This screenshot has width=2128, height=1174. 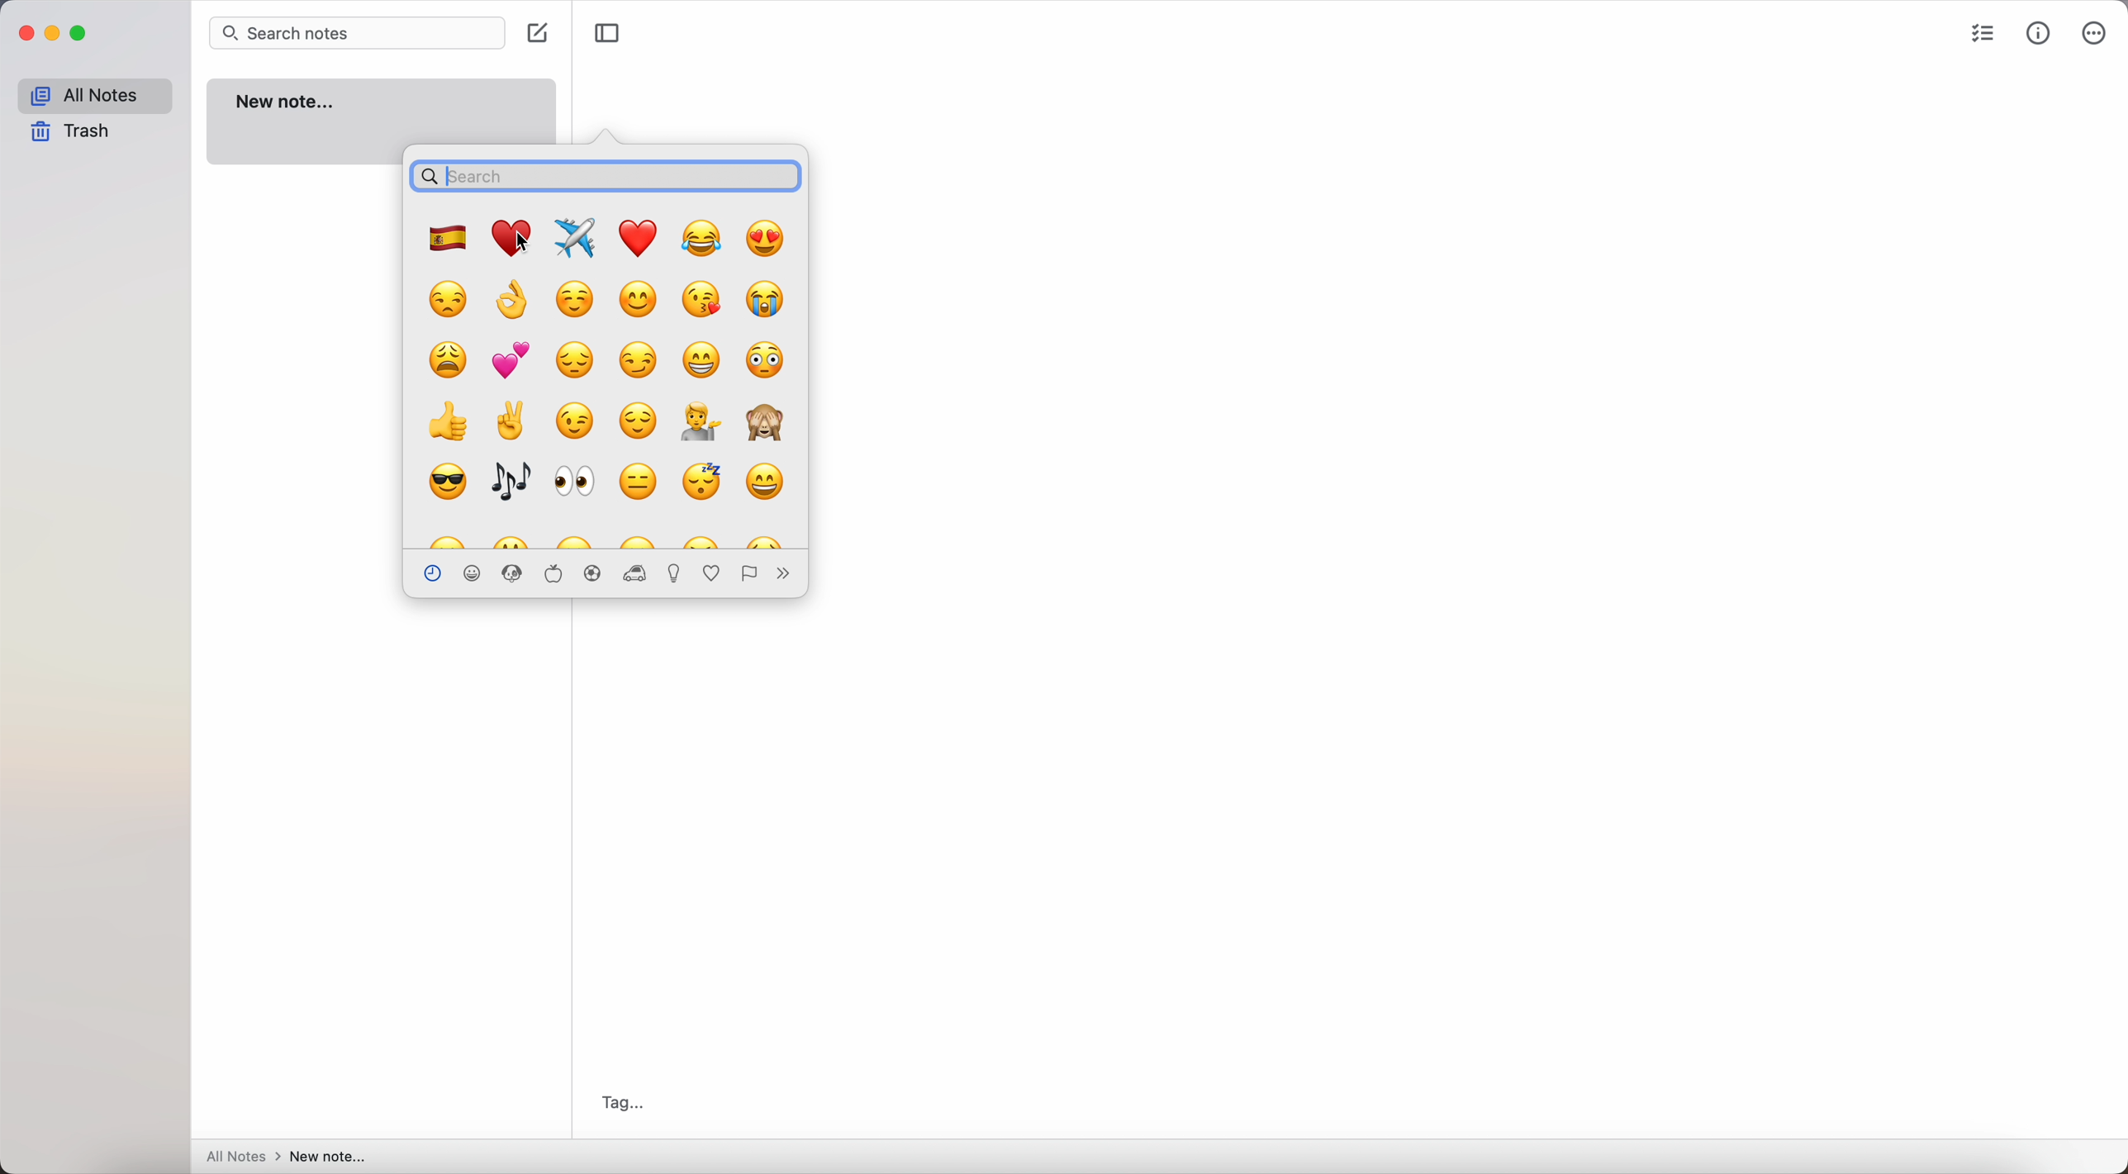 I want to click on recents emojis, so click(x=434, y=573).